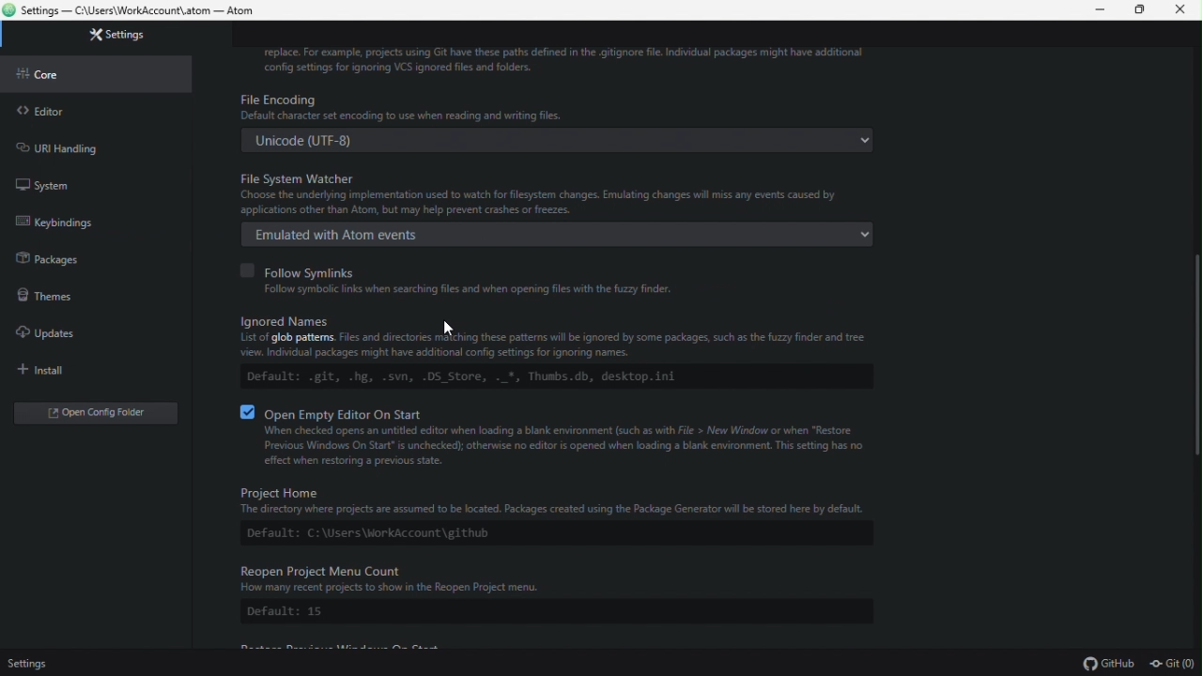 This screenshot has width=1202, height=676. Describe the element at coordinates (1111, 665) in the screenshot. I see `github` at that location.